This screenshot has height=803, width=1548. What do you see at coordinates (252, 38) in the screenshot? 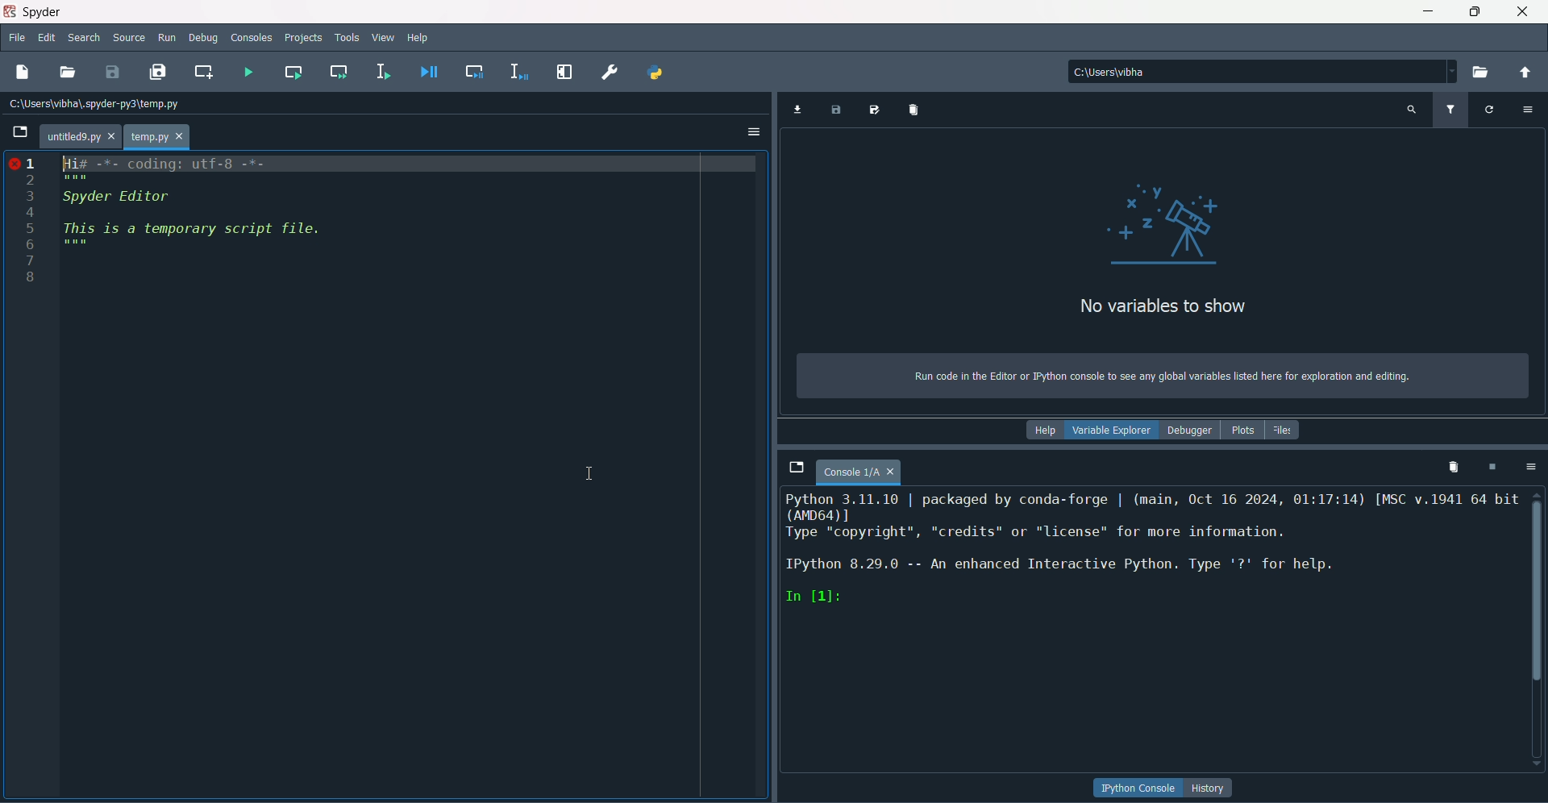
I see `consoles` at bounding box center [252, 38].